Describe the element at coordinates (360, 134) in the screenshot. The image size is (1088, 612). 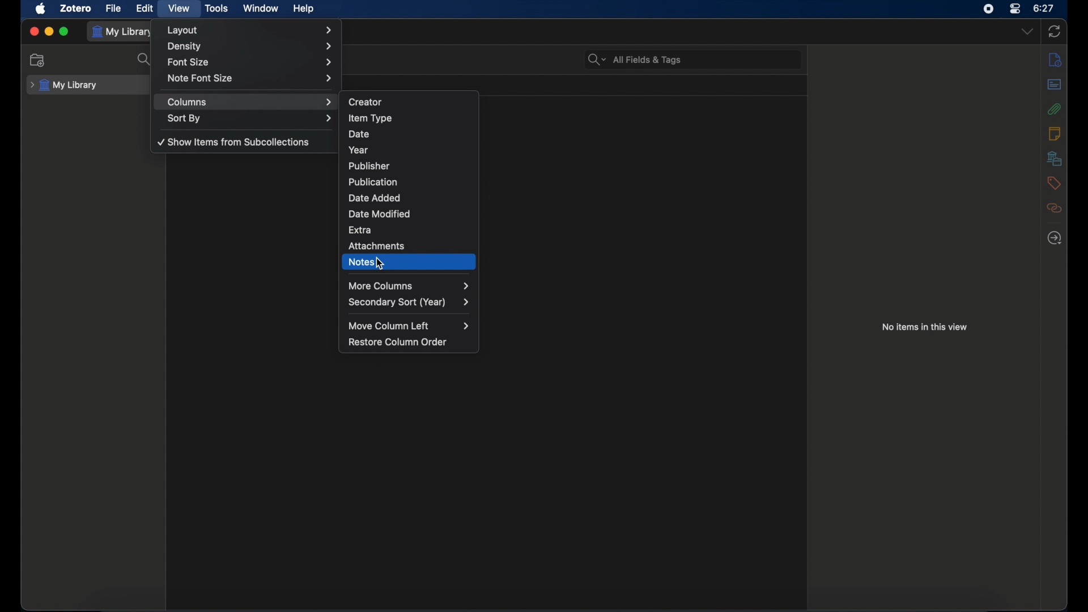
I see `date` at that location.